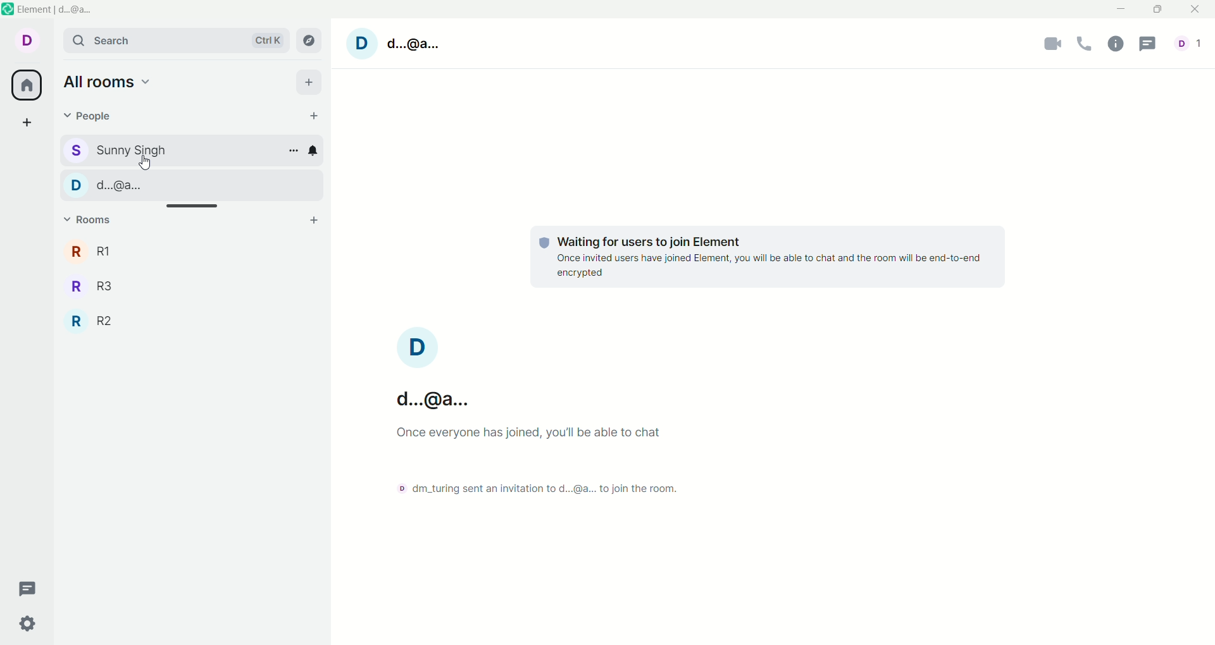  Describe the element at coordinates (583, 475) in the screenshot. I see `text` at that location.